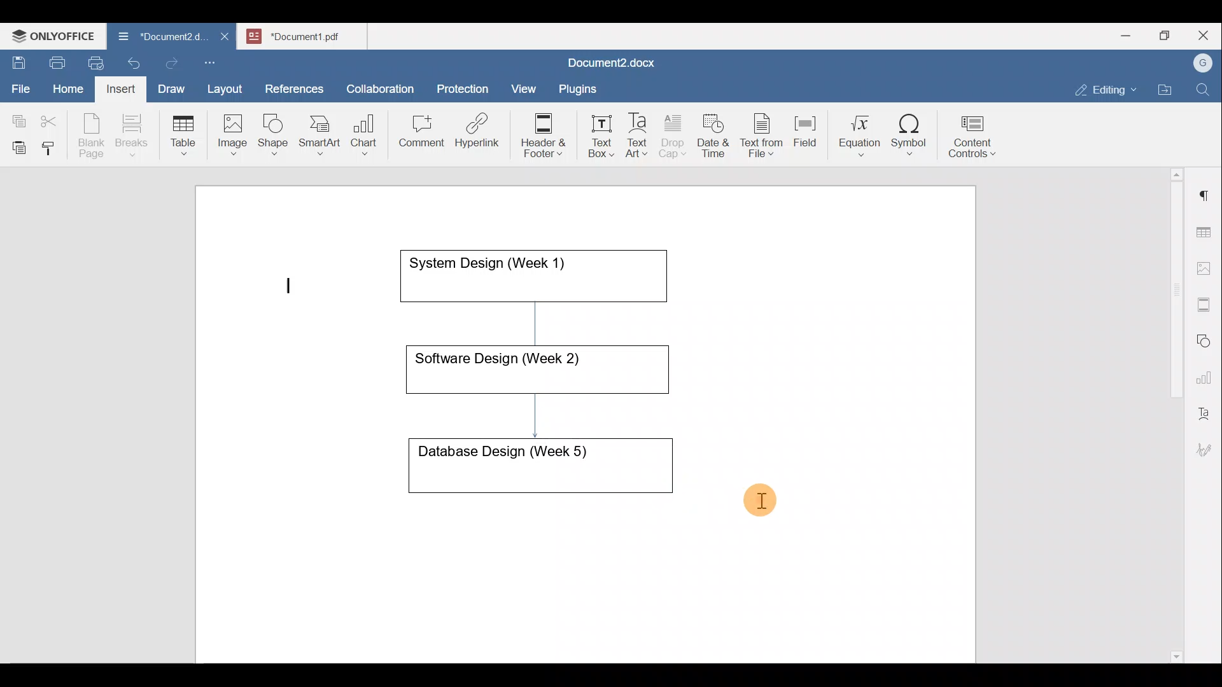 The image size is (1222, 687). What do you see at coordinates (1172, 413) in the screenshot?
I see `Scroll bar` at bounding box center [1172, 413].